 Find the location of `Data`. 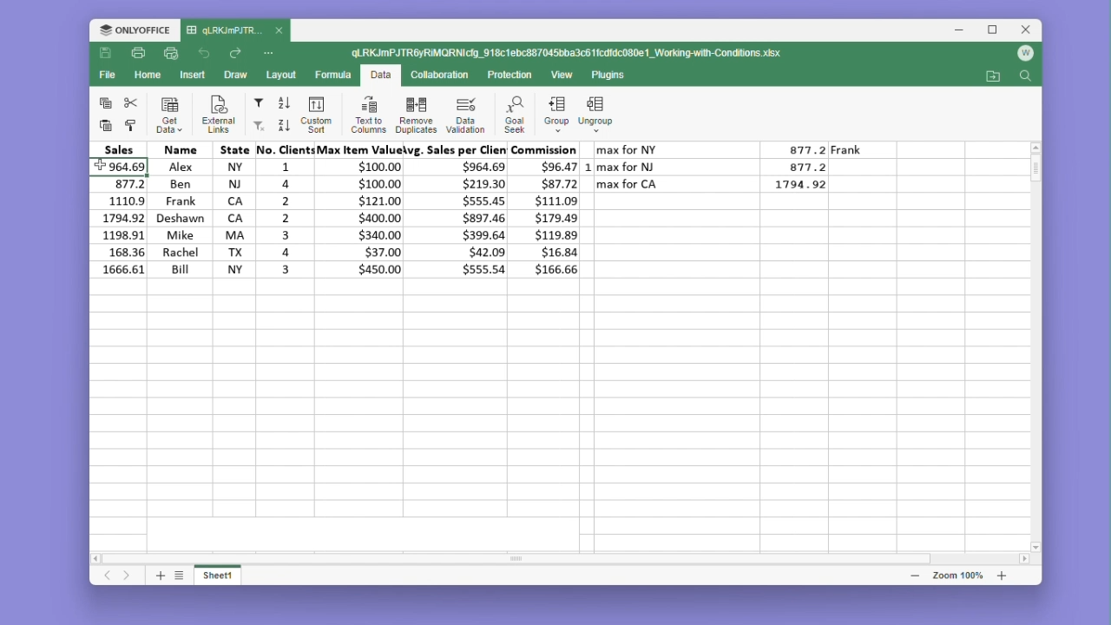

Data is located at coordinates (367, 217).